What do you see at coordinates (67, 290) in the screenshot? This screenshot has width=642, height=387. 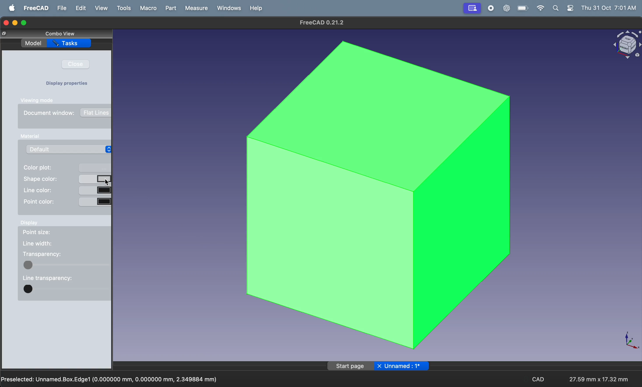 I see `toogle` at bounding box center [67, 290].